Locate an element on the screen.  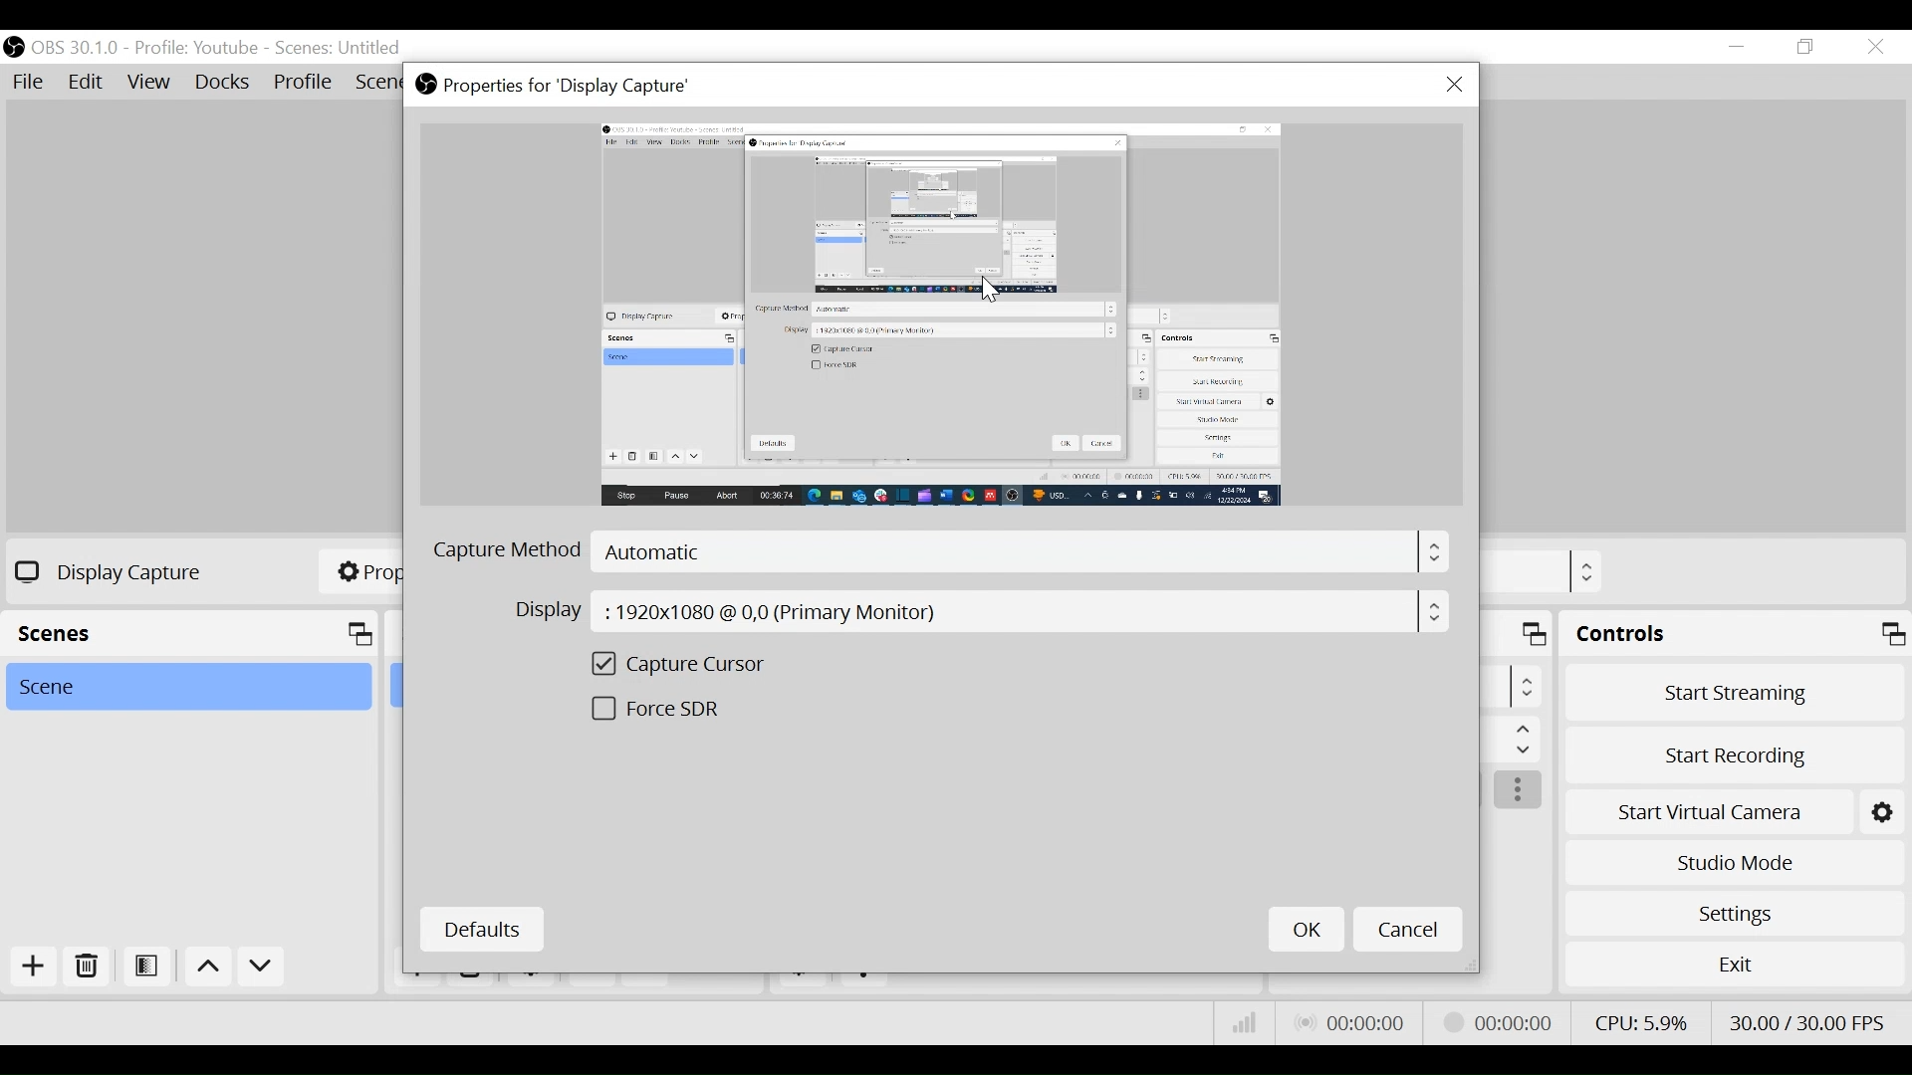
OBS Version is located at coordinates (76, 49).